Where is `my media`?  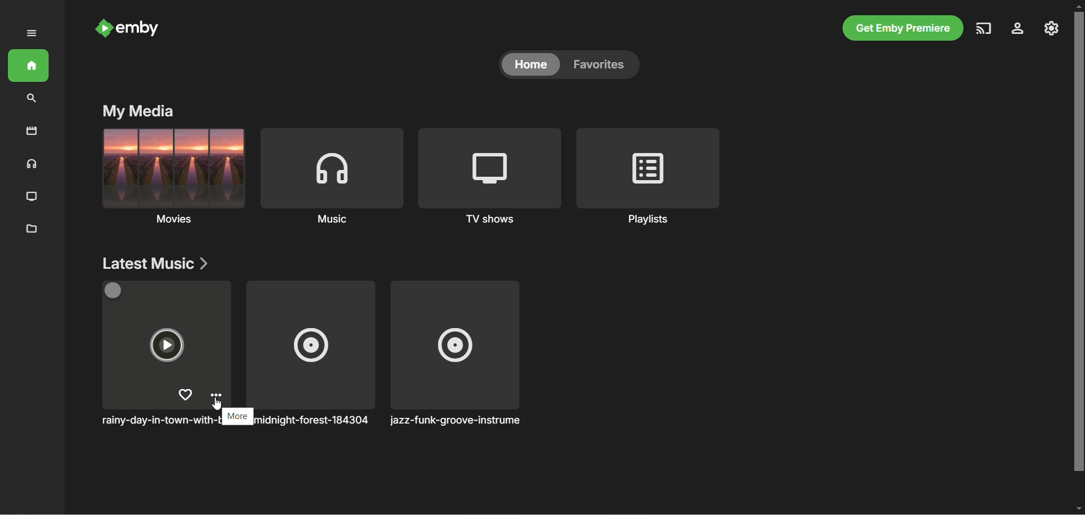 my media is located at coordinates (137, 112).